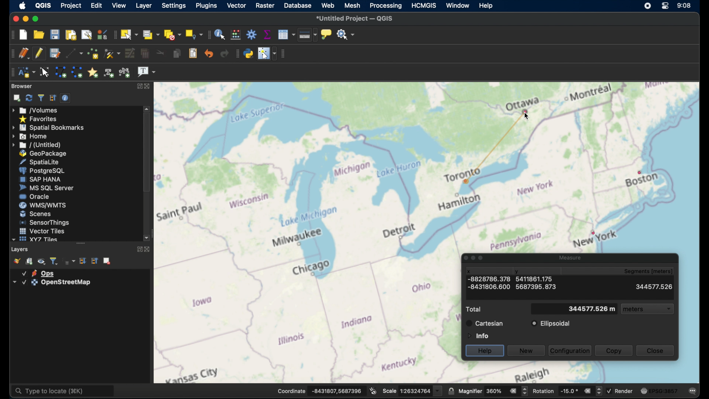 The height and width of the screenshot is (399, 709). What do you see at coordinates (647, 6) in the screenshot?
I see `screen recorder icon` at bounding box center [647, 6].